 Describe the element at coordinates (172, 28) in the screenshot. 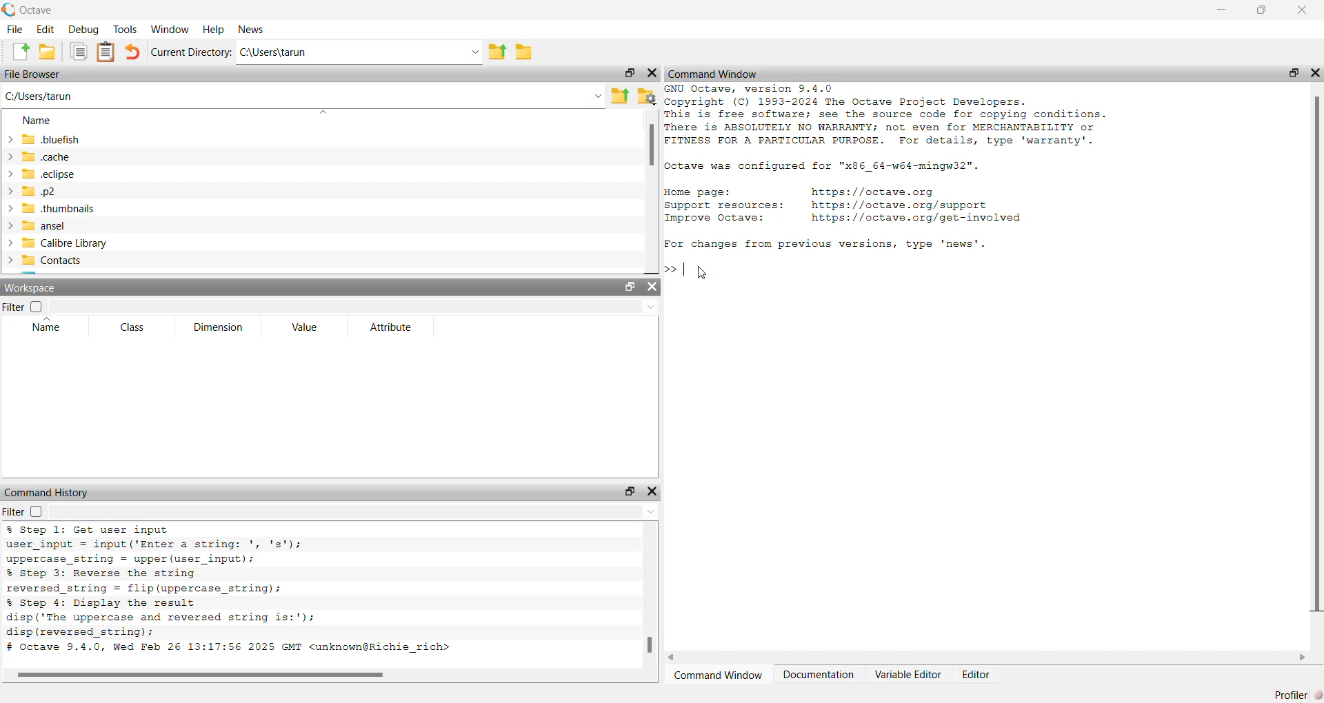

I see `window` at that location.